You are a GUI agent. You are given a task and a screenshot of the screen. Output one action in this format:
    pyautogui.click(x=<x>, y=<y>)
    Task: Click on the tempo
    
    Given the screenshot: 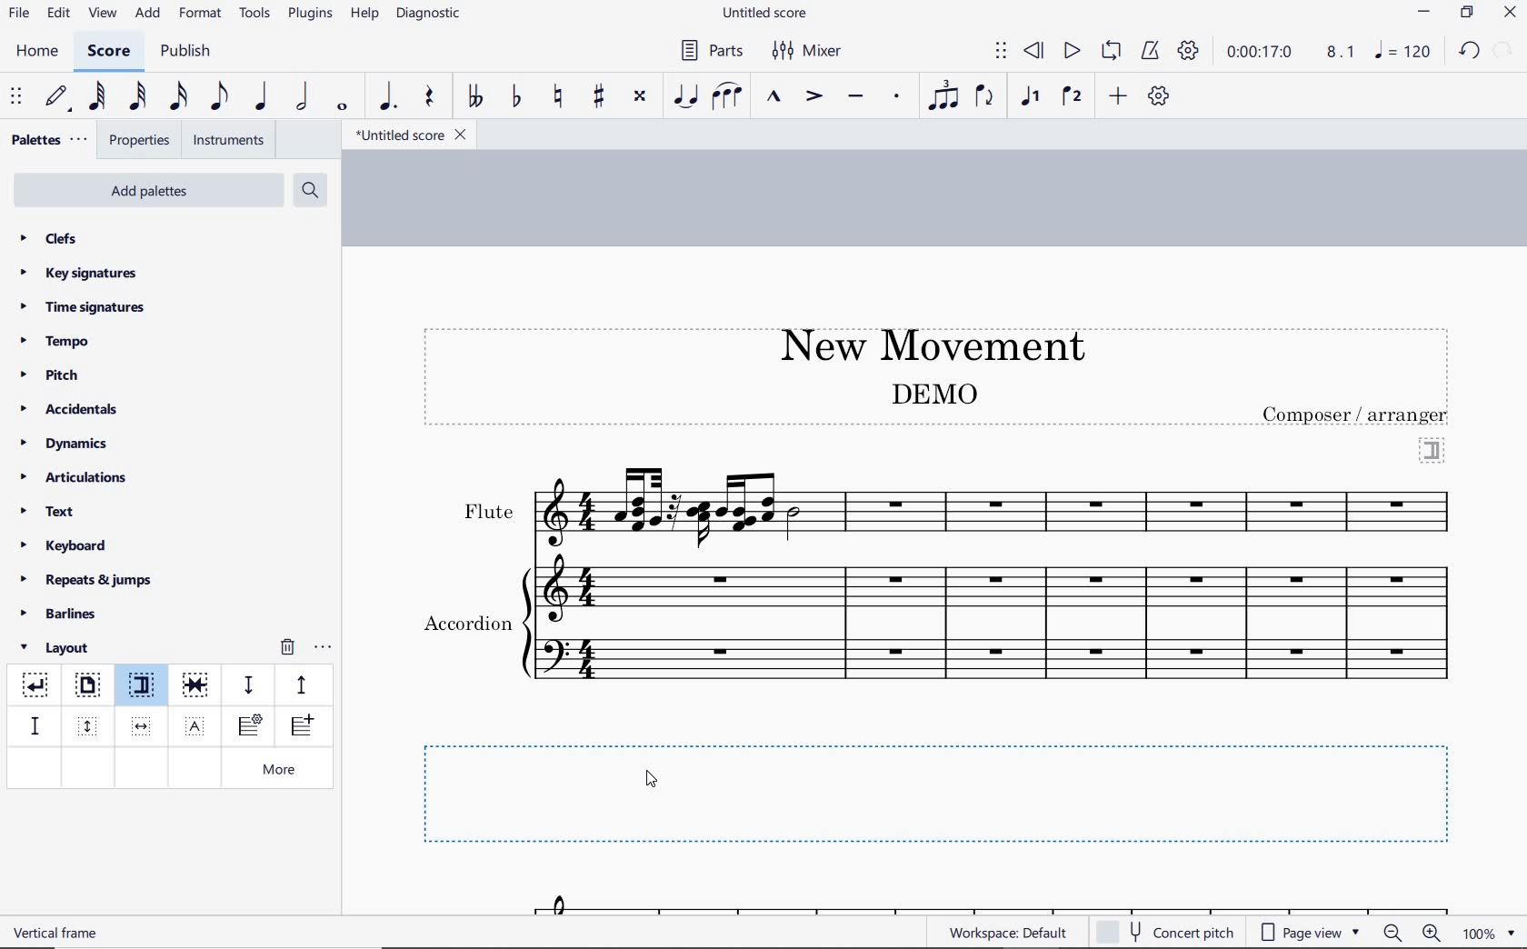 What is the action you would take?
    pyautogui.click(x=60, y=340)
    